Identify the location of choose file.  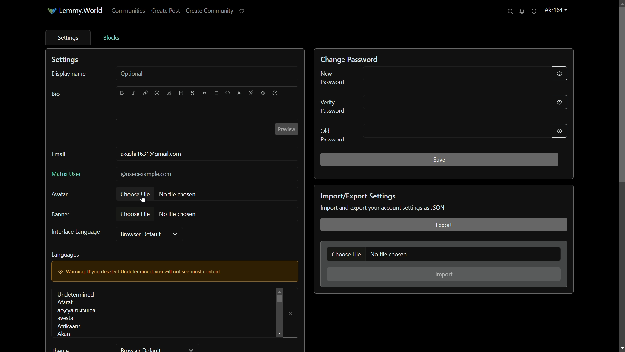
(346, 254).